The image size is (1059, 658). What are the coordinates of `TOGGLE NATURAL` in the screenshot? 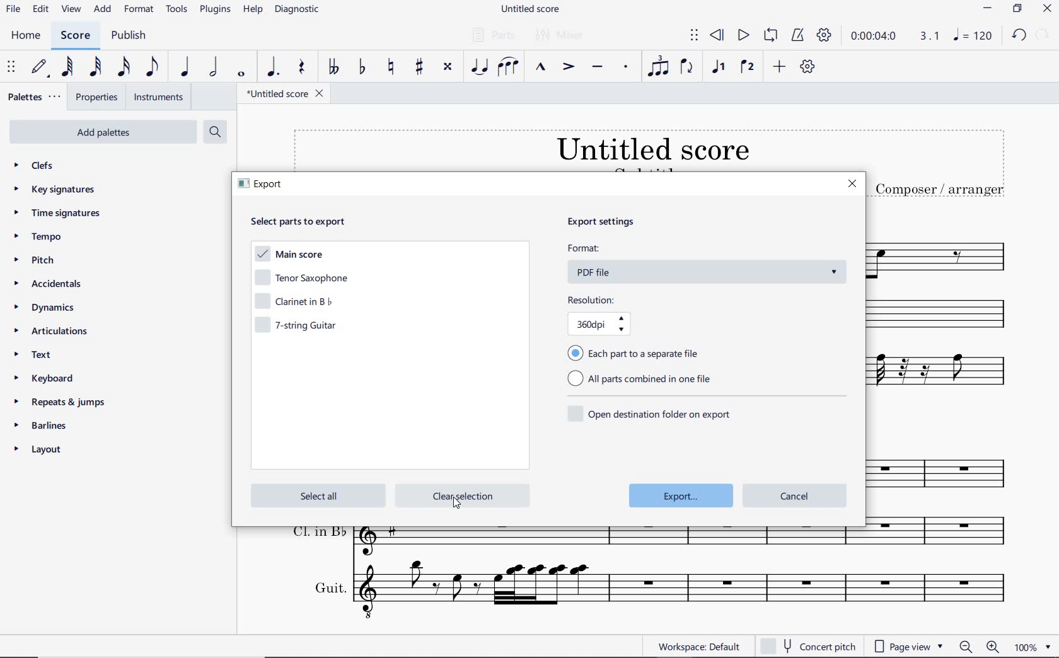 It's located at (390, 67).